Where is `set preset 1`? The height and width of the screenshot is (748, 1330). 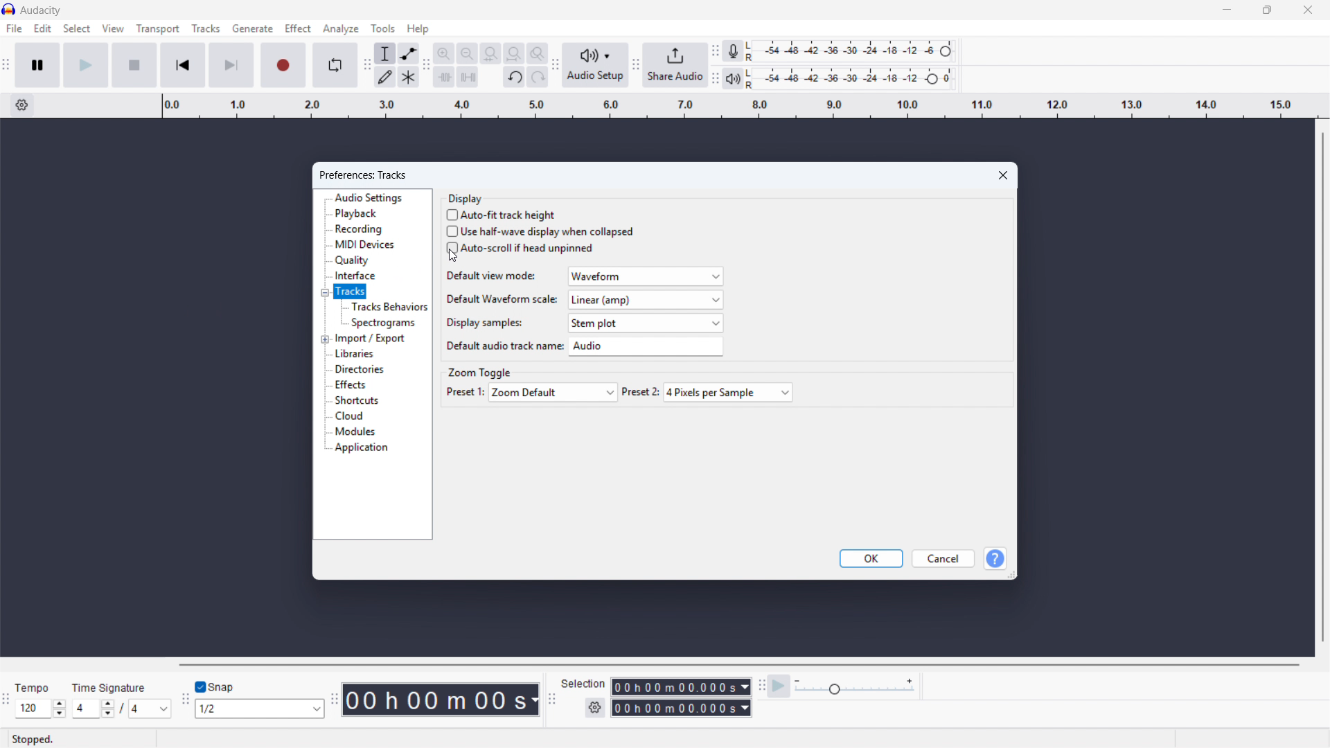
set preset 1 is located at coordinates (531, 392).